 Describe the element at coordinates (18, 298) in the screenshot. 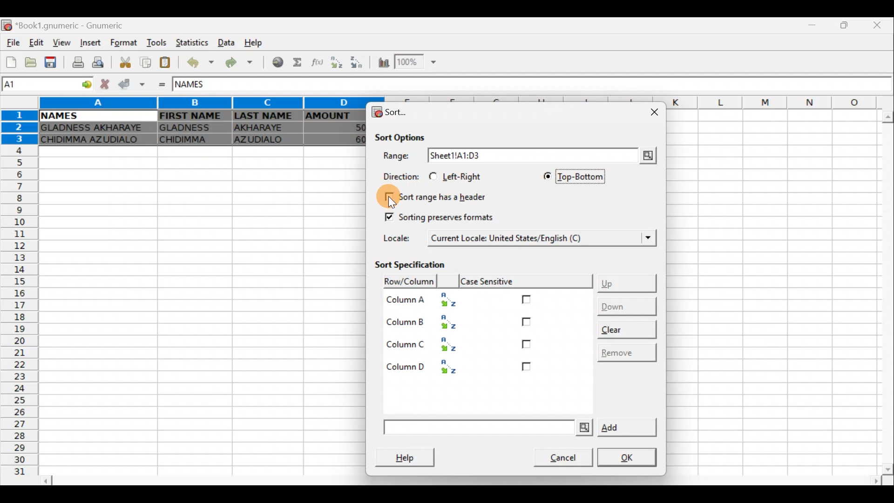

I see `Rows` at that location.